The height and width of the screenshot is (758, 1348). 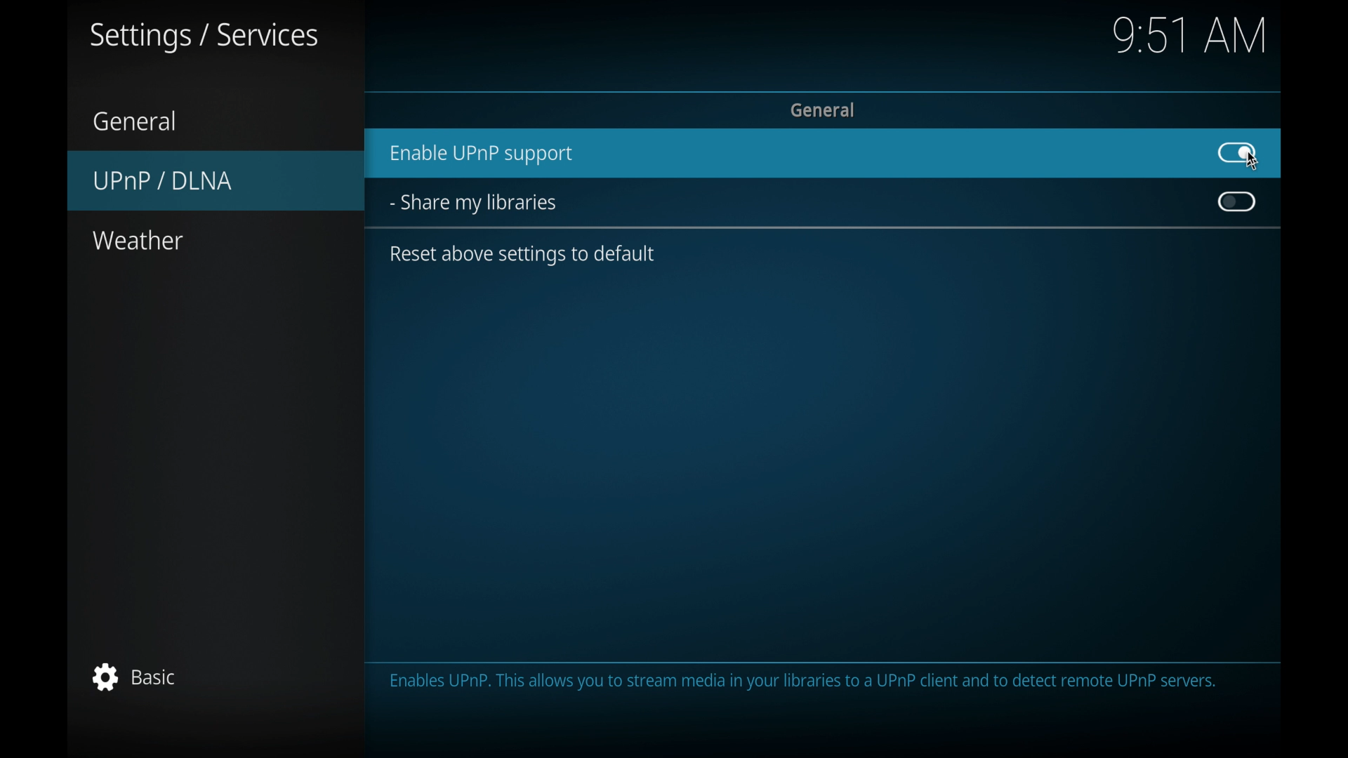 I want to click on reset above settings to default, so click(x=523, y=255).